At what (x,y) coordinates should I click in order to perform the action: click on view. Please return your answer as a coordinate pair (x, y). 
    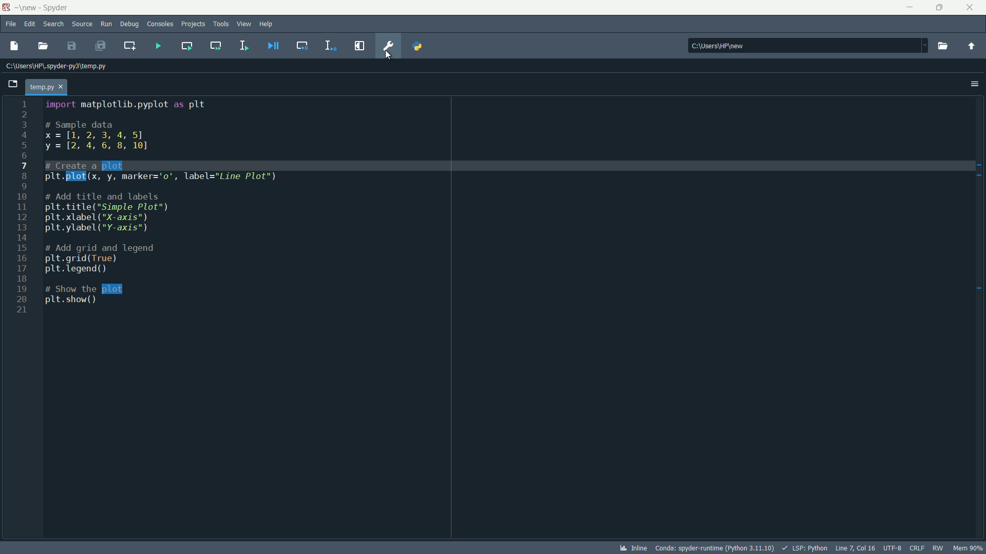
    Looking at the image, I should click on (244, 24).